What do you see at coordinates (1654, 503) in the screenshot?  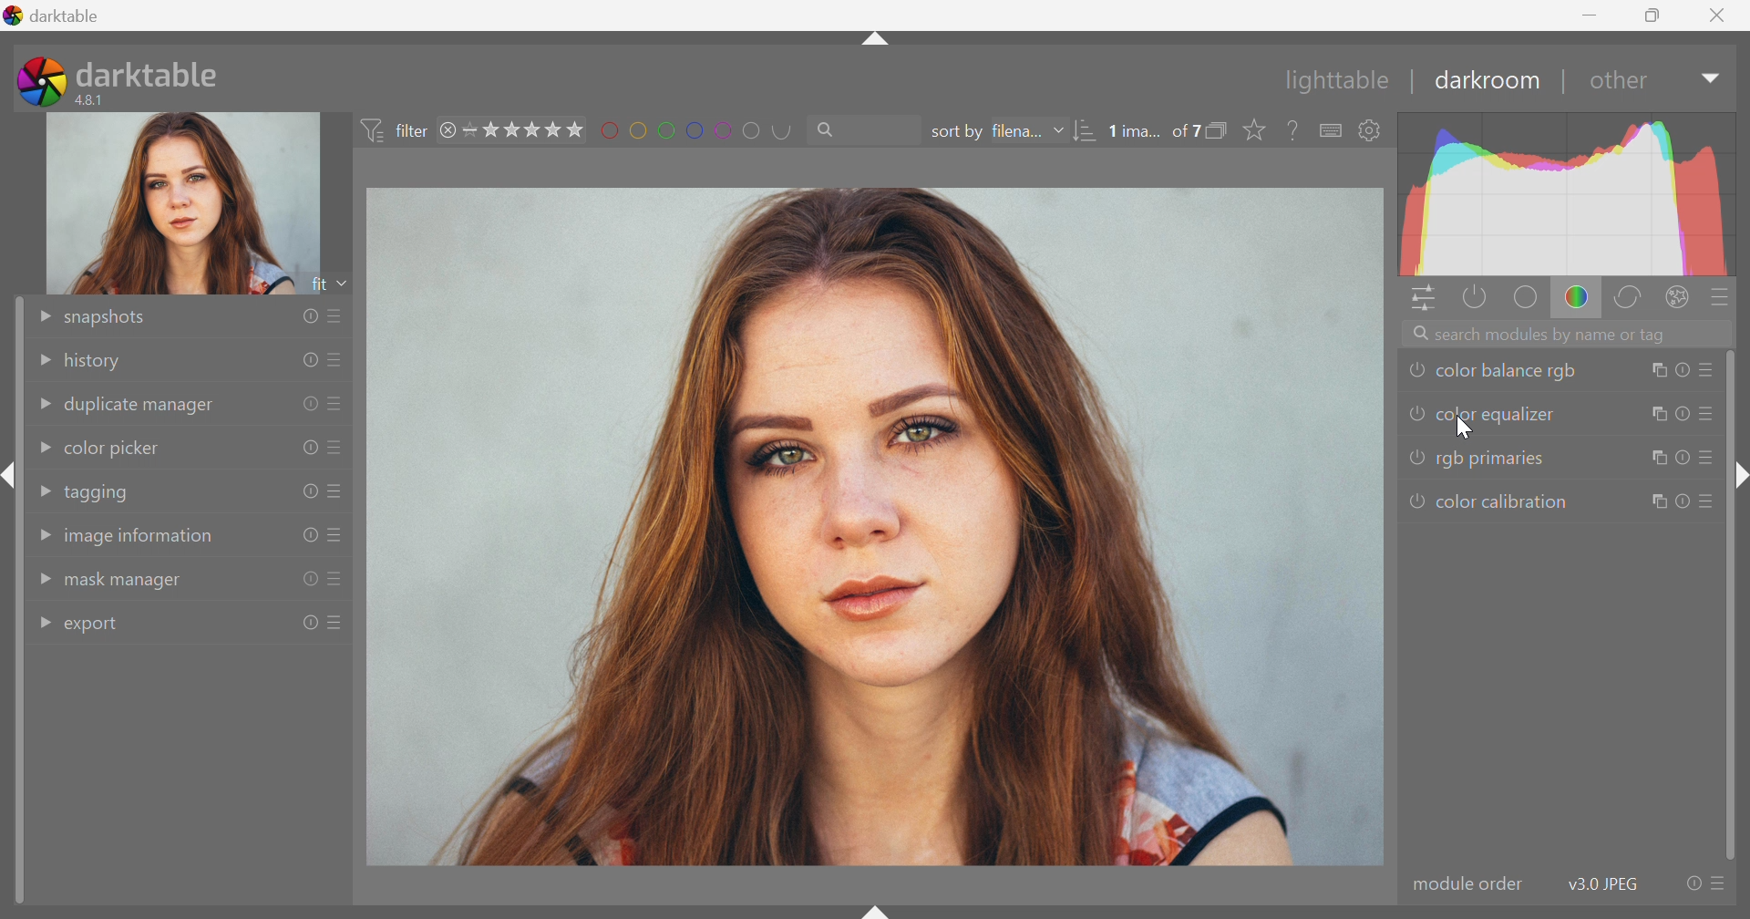 I see `multiple instance actions` at bounding box center [1654, 503].